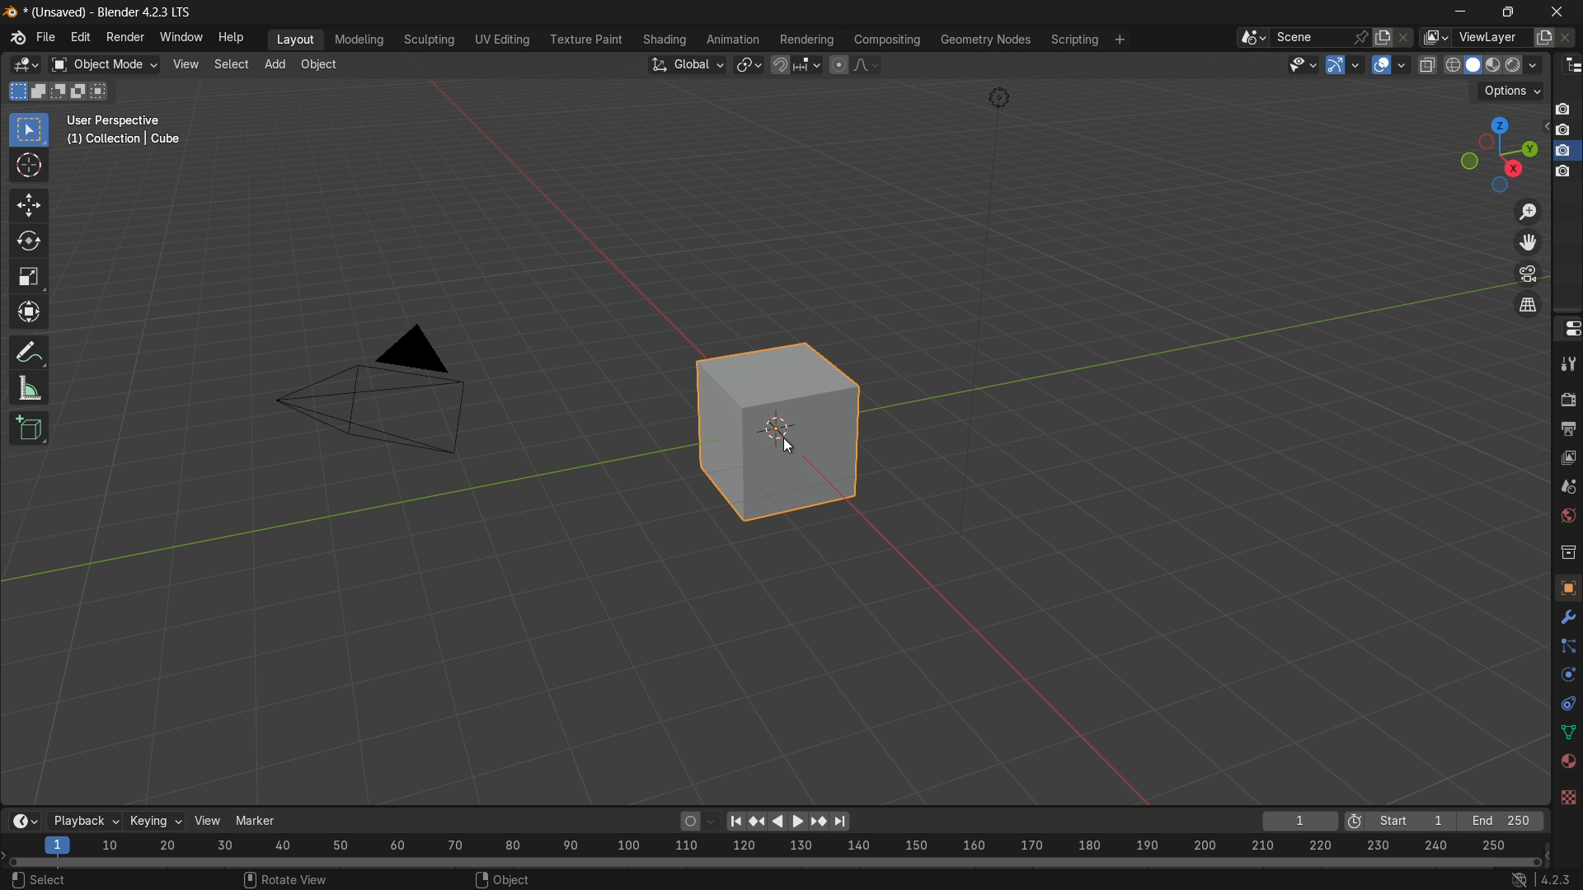  What do you see at coordinates (35, 878) in the screenshot?
I see `Select` at bounding box center [35, 878].